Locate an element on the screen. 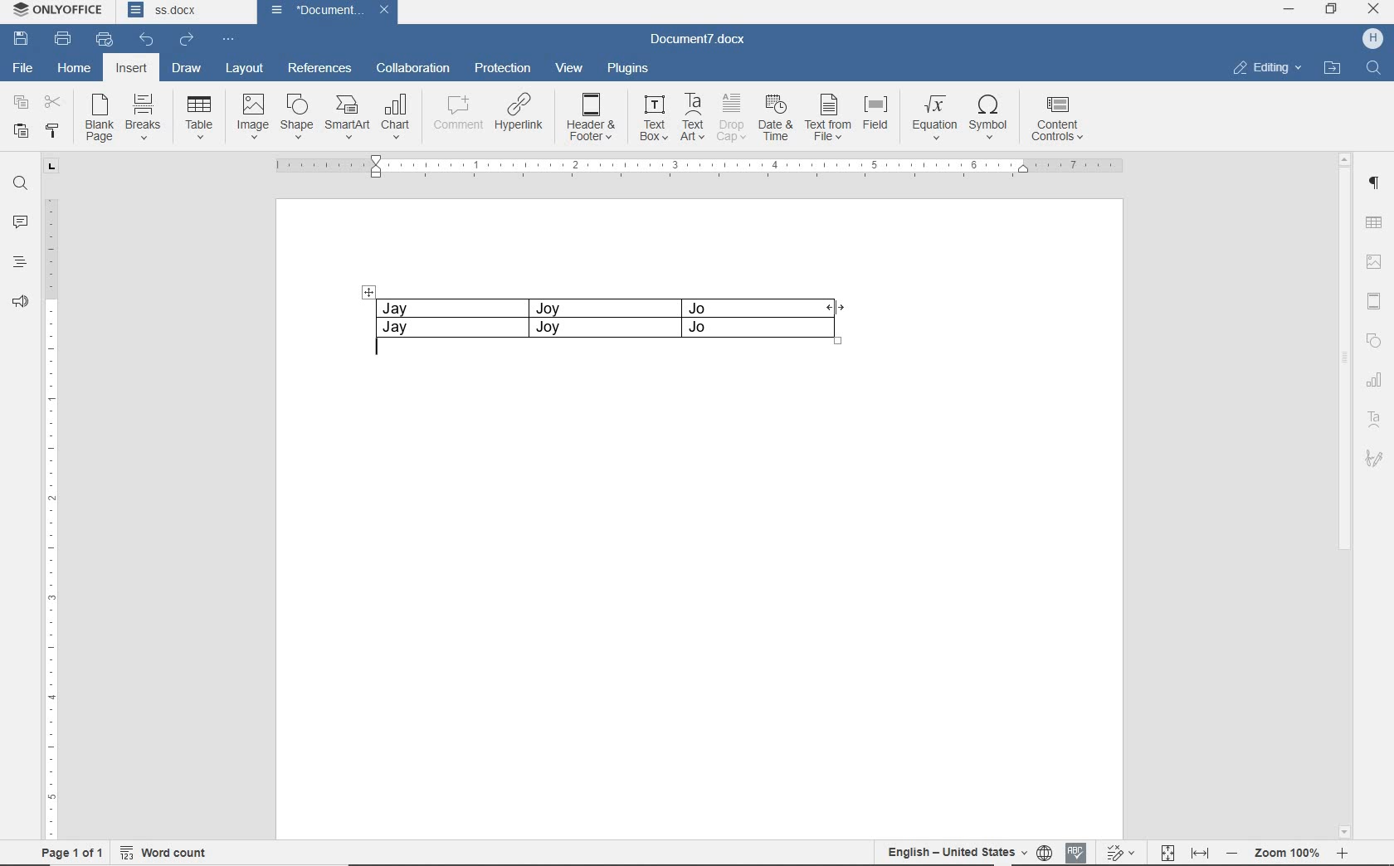 The image size is (1394, 866). COLLABORATION is located at coordinates (412, 70).